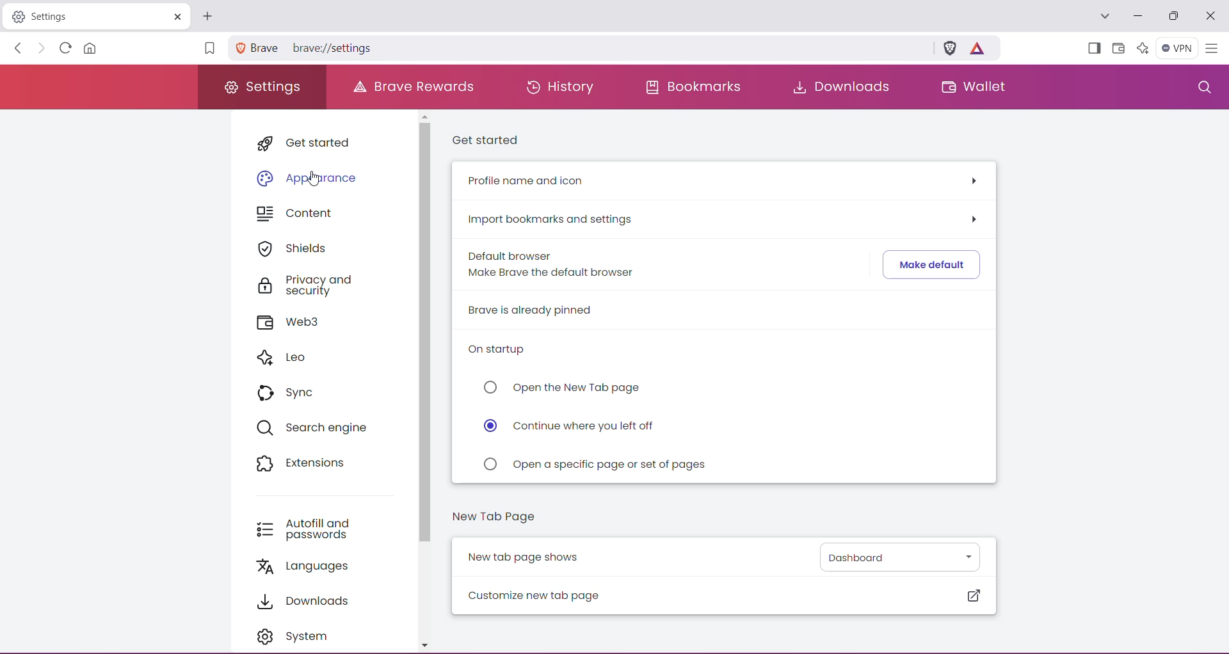  What do you see at coordinates (42, 49) in the screenshot?
I see `Click to go forward, hold to see history` at bounding box center [42, 49].